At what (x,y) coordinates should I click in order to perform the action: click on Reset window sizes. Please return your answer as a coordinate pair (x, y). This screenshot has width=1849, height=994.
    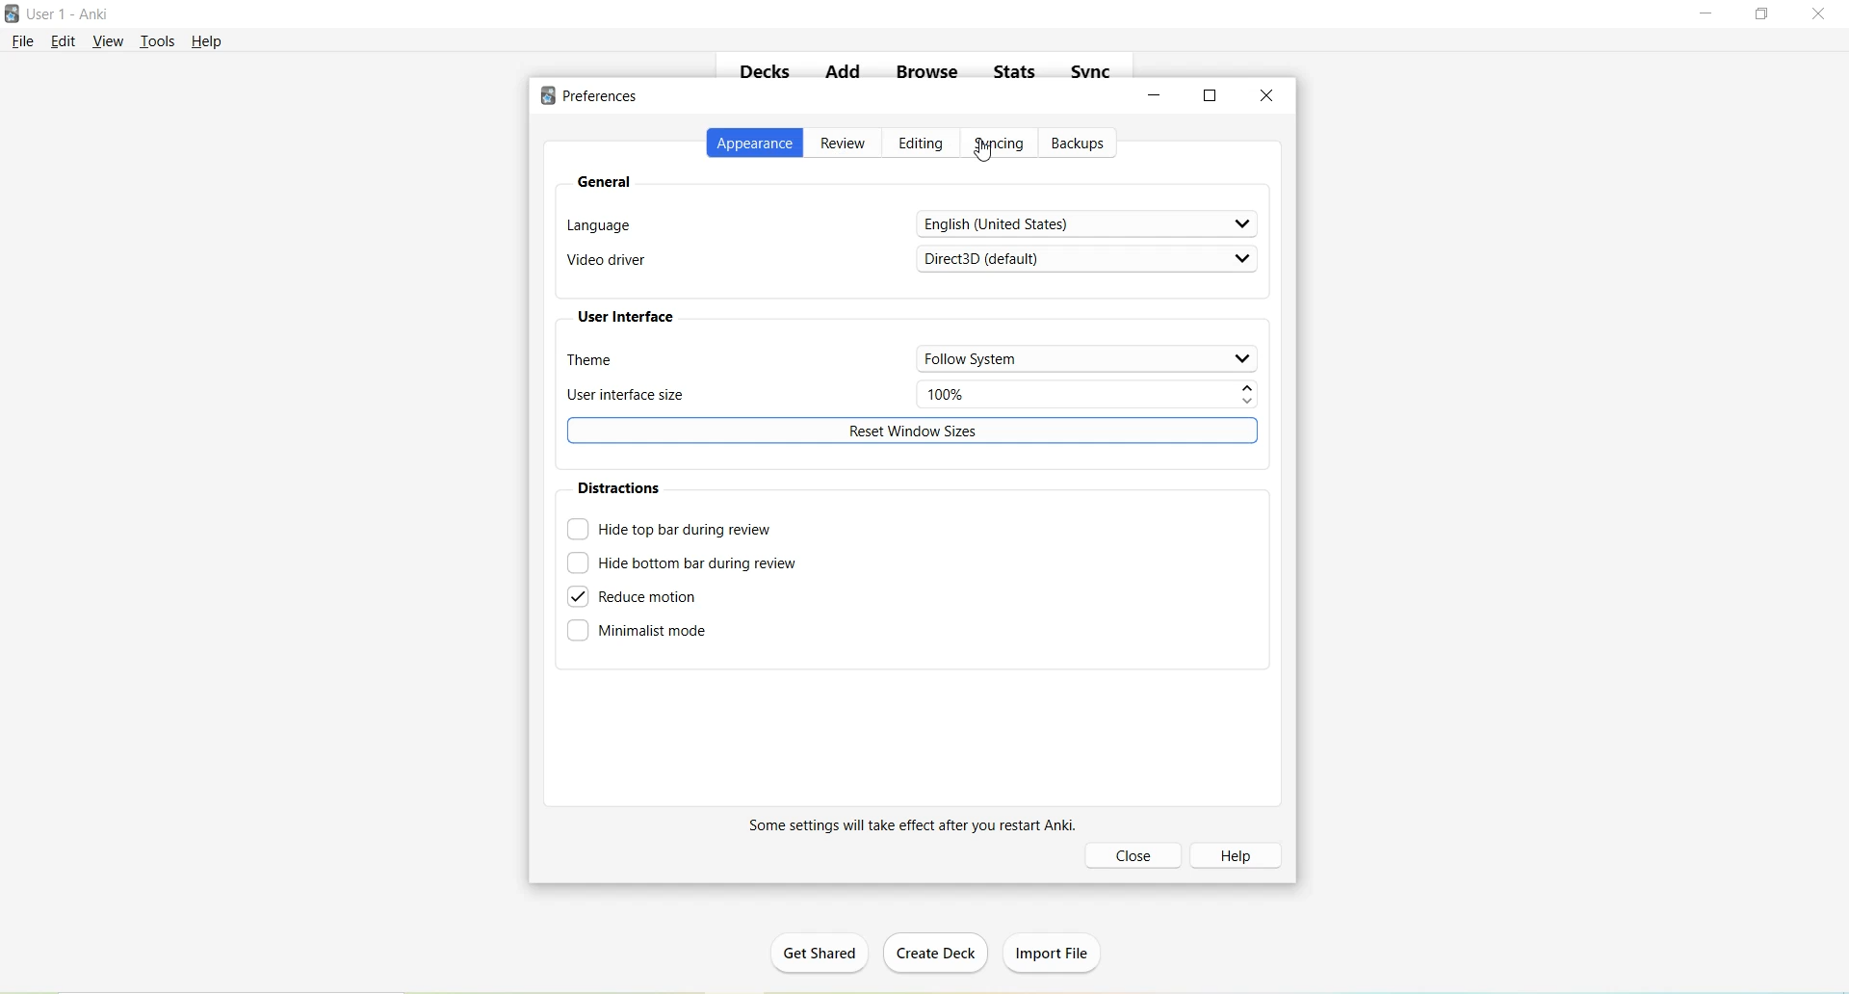
    Looking at the image, I should click on (916, 432).